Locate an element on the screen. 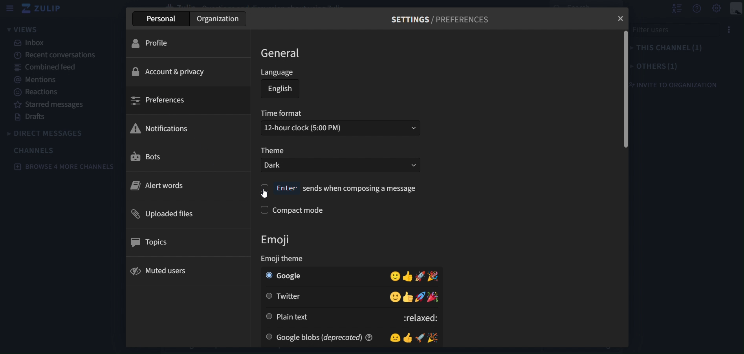 The height and width of the screenshot is (354, 744). bots is located at coordinates (183, 157).